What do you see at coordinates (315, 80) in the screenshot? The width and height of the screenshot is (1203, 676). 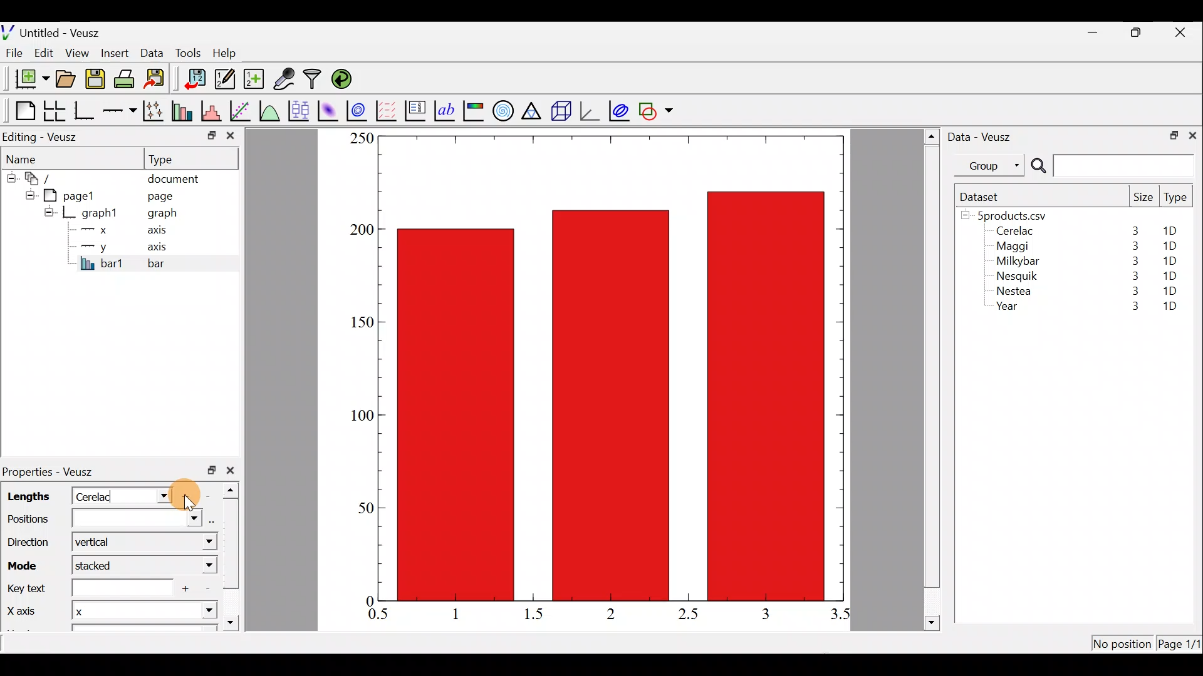 I see `Filter data` at bounding box center [315, 80].